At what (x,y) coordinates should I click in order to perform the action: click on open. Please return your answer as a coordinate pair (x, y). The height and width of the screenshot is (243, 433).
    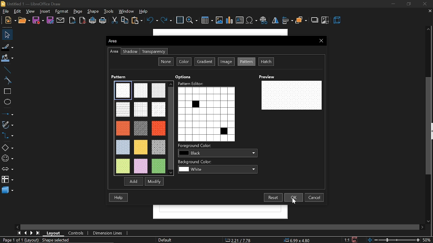
    Looking at the image, I should click on (24, 20).